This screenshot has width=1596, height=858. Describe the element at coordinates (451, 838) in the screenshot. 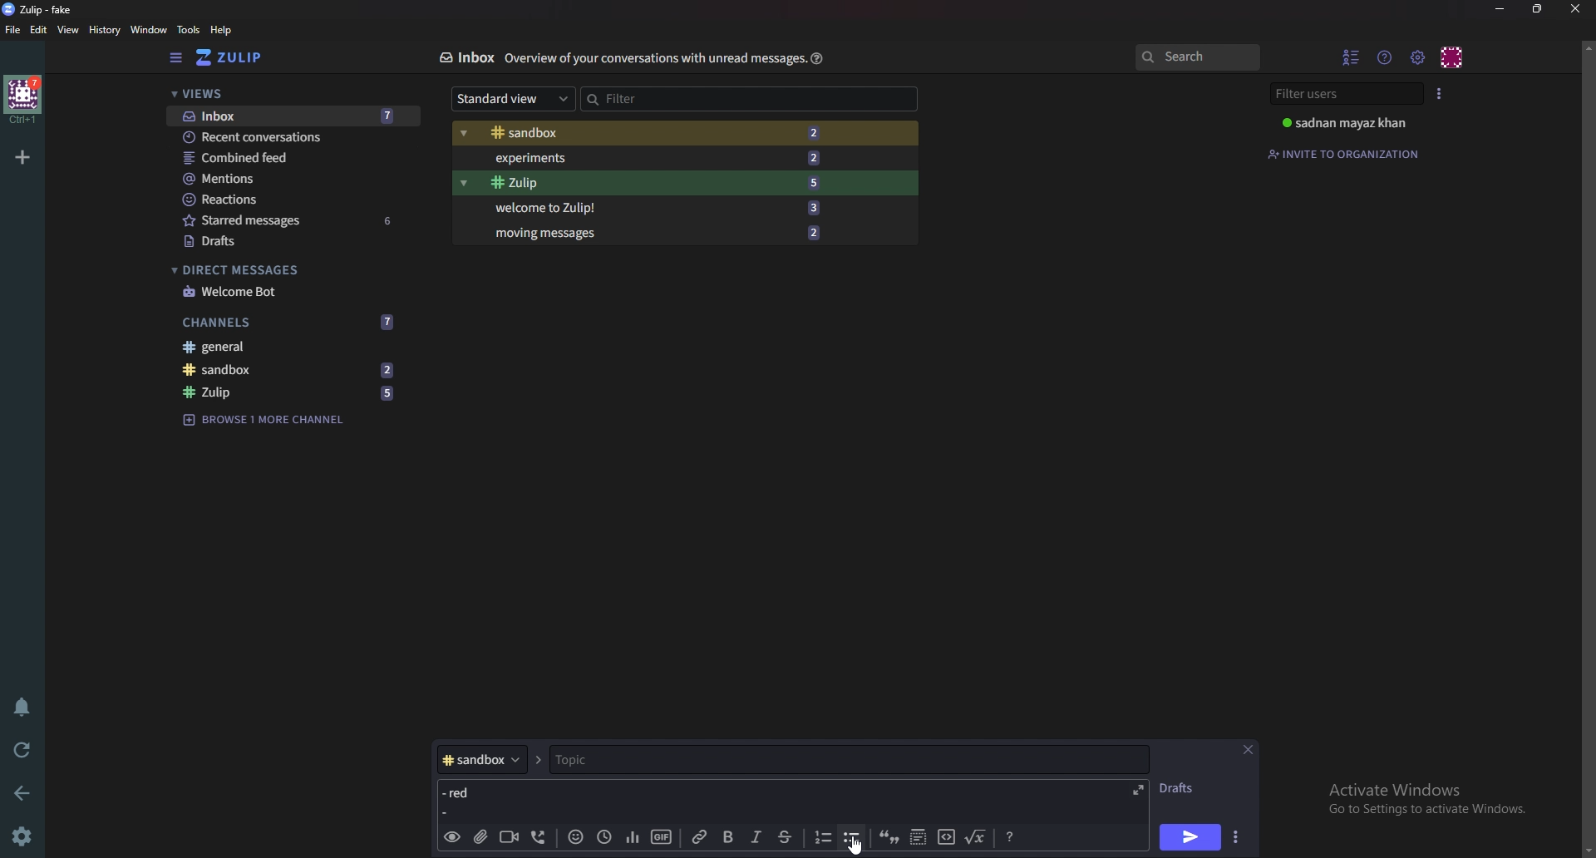

I see `preview` at that location.